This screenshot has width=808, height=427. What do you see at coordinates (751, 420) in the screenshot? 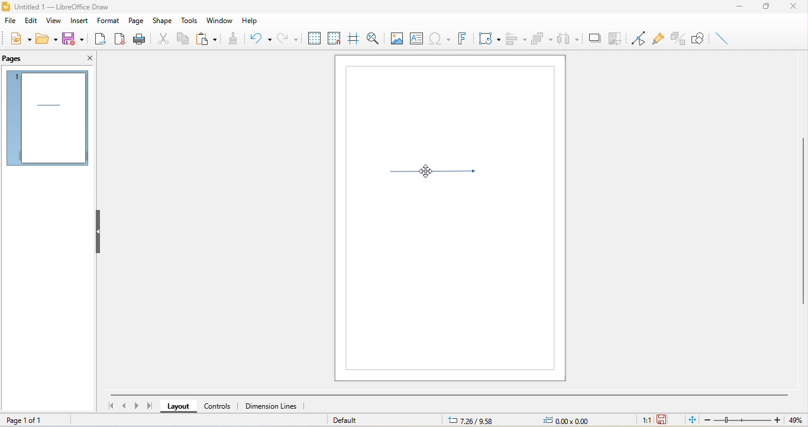
I see `zoom` at bounding box center [751, 420].